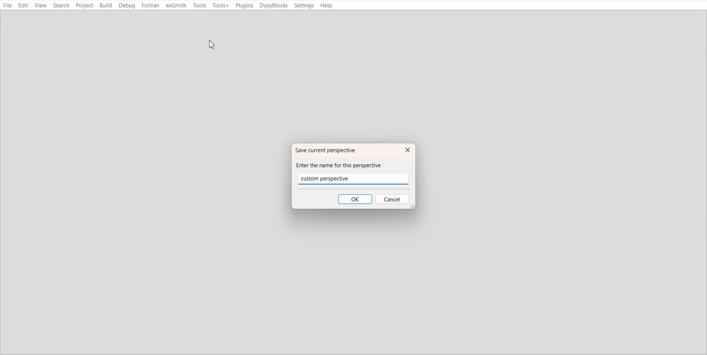 This screenshot has height=355, width=707. What do you see at coordinates (393, 200) in the screenshot?
I see `Cancel` at bounding box center [393, 200].